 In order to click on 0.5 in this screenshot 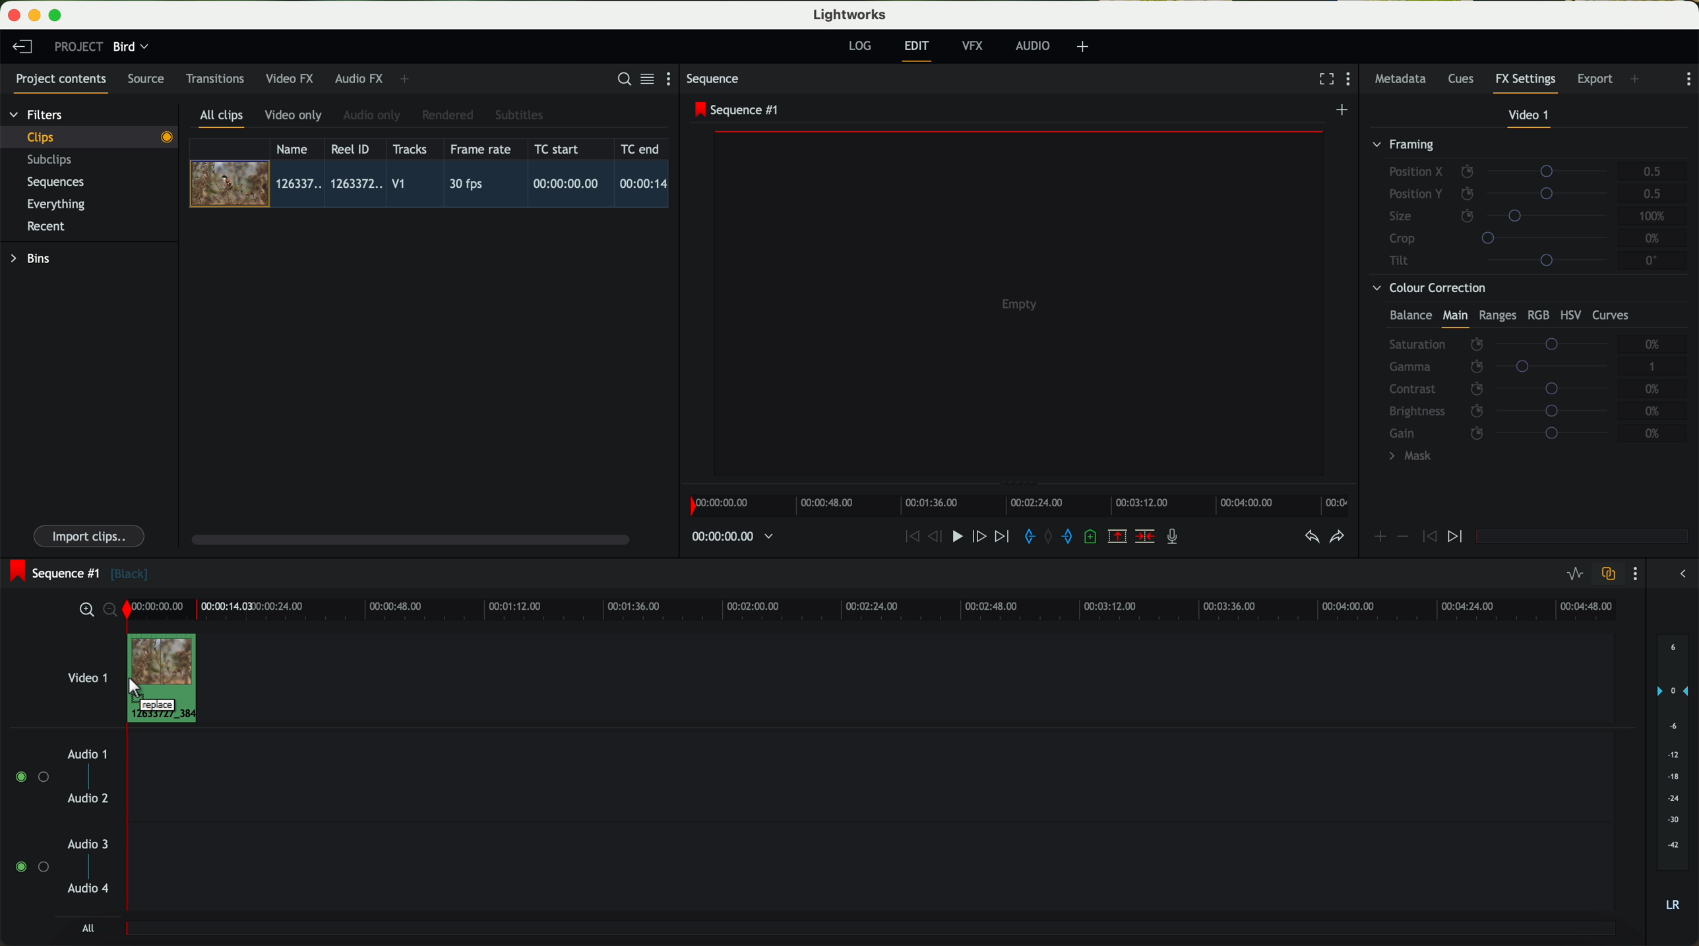, I will do `click(1651, 193)`.